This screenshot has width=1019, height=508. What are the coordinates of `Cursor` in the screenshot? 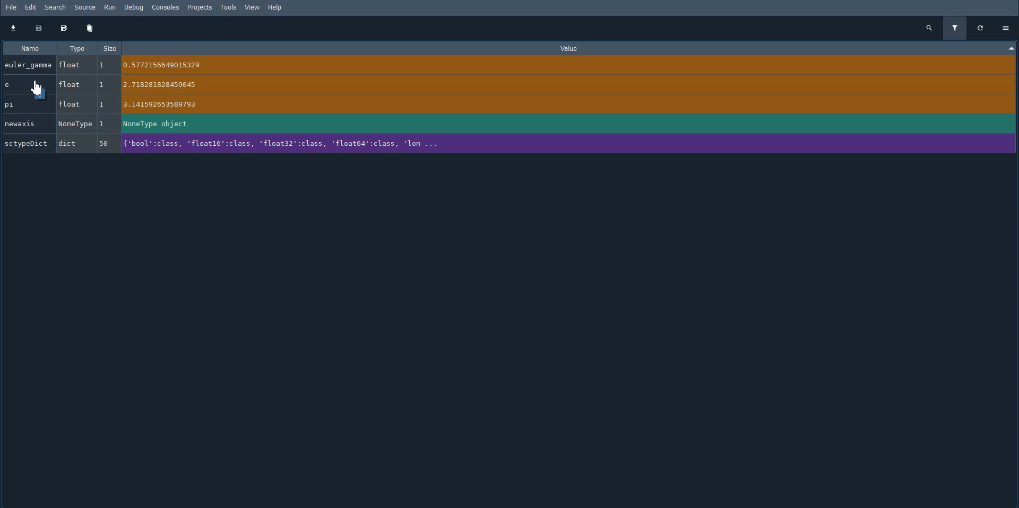 It's located at (37, 87).